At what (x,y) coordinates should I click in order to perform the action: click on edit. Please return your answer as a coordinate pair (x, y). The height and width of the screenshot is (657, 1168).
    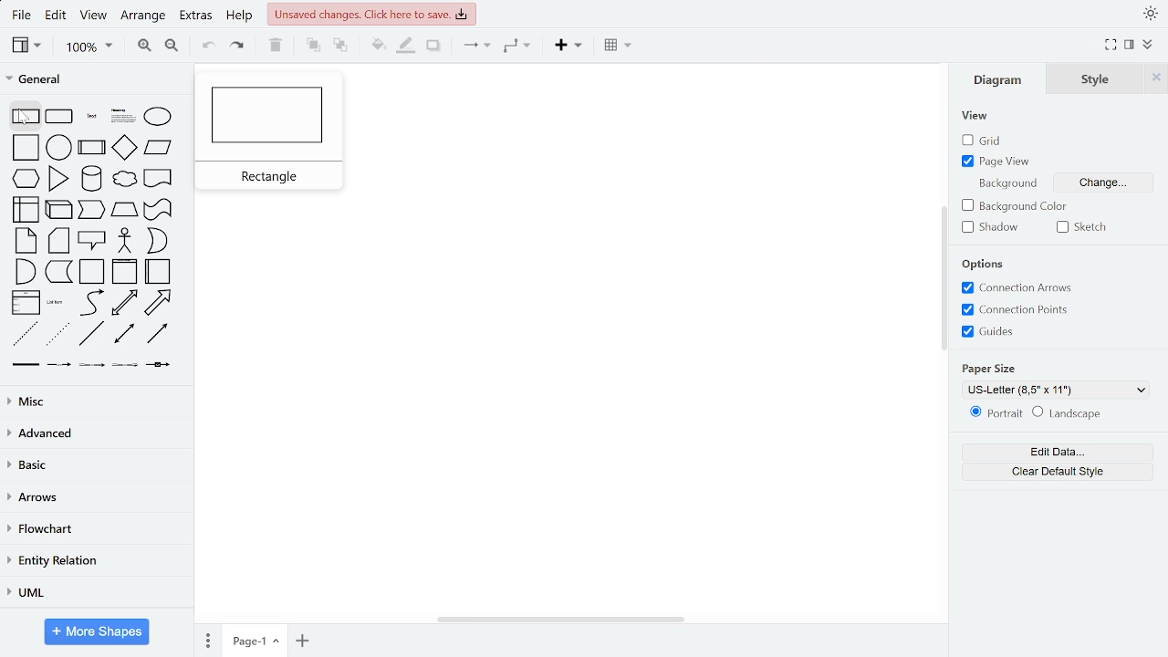
    Looking at the image, I should click on (57, 16).